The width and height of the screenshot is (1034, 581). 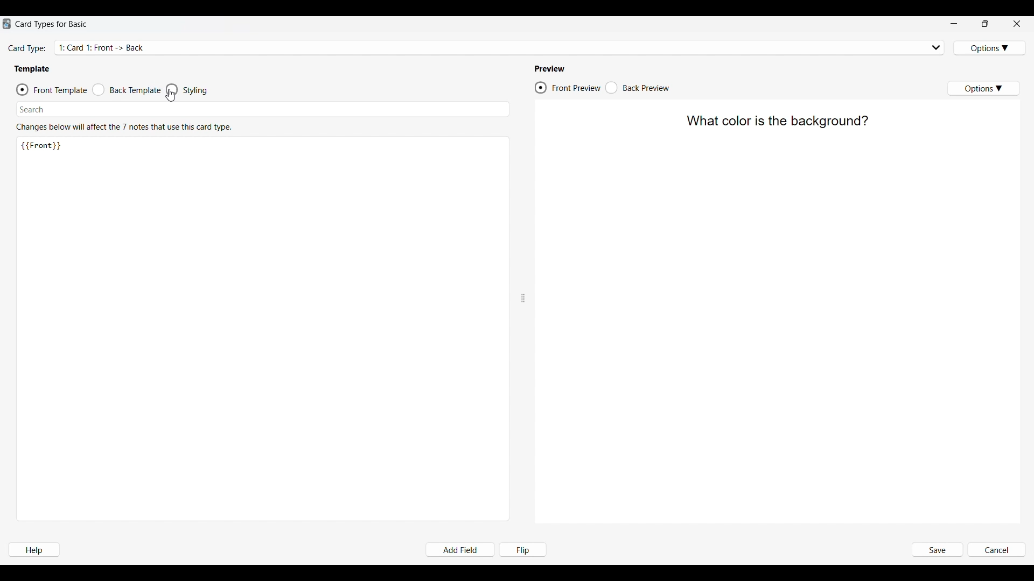 What do you see at coordinates (983, 88) in the screenshot?
I see `Preview options` at bounding box center [983, 88].